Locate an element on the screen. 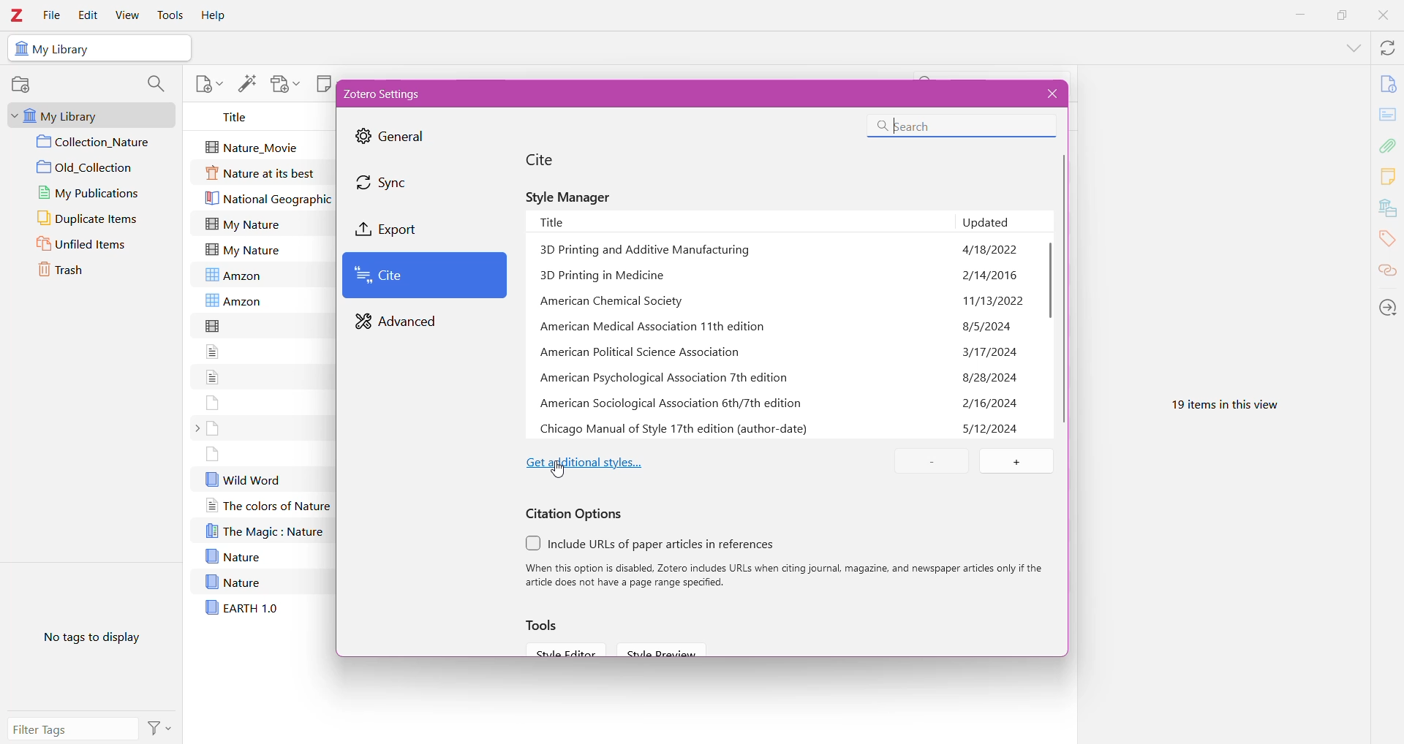  8/5/2024 is located at coordinates (989, 326).